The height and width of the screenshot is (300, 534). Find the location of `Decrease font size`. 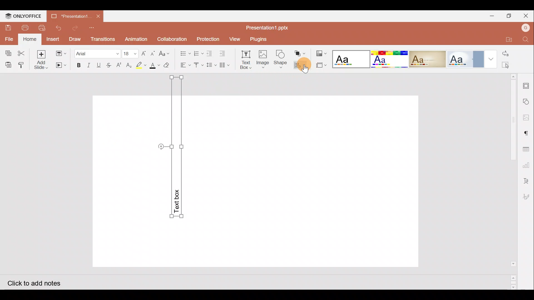

Decrease font size is located at coordinates (152, 53).